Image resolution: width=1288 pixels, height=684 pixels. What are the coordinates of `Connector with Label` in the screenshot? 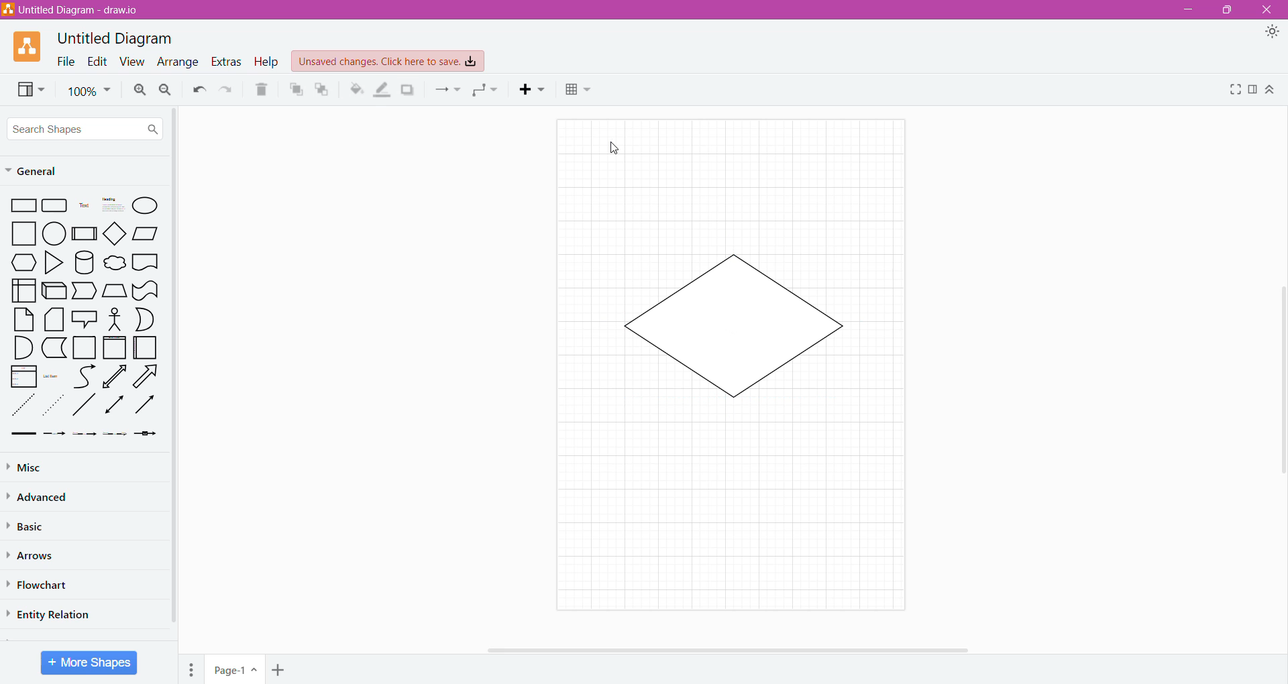 It's located at (55, 435).